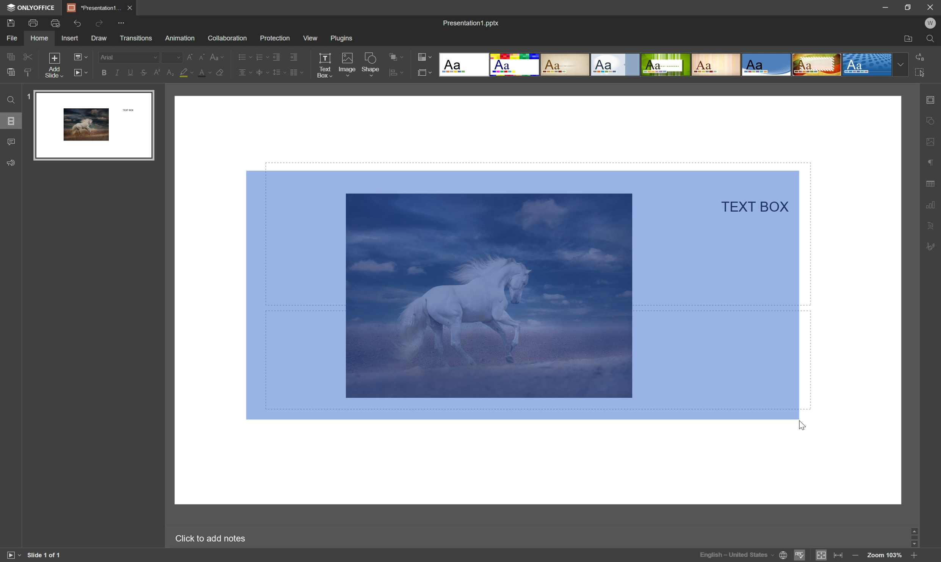 Image resolution: width=941 pixels, height=562 pixels. I want to click on slide 1 of 1, so click(45, 556).